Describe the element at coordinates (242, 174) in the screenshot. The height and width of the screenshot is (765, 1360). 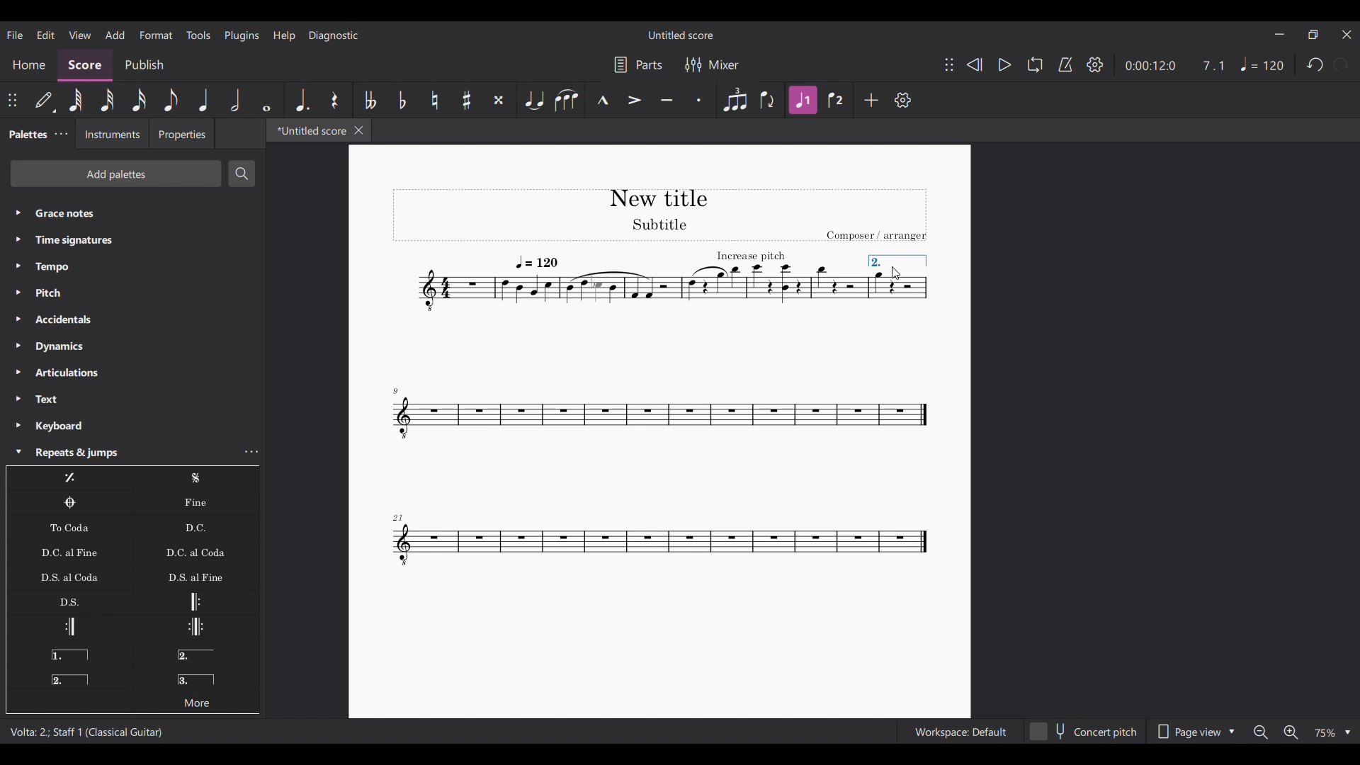
I see `Search ` at that location.